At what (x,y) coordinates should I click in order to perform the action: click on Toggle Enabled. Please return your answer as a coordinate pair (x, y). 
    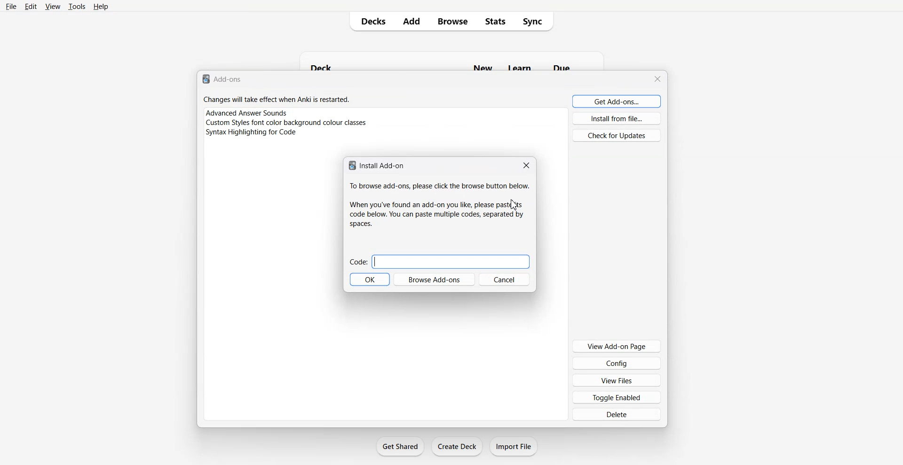
    Looking at the image, I should click on (617, 397).